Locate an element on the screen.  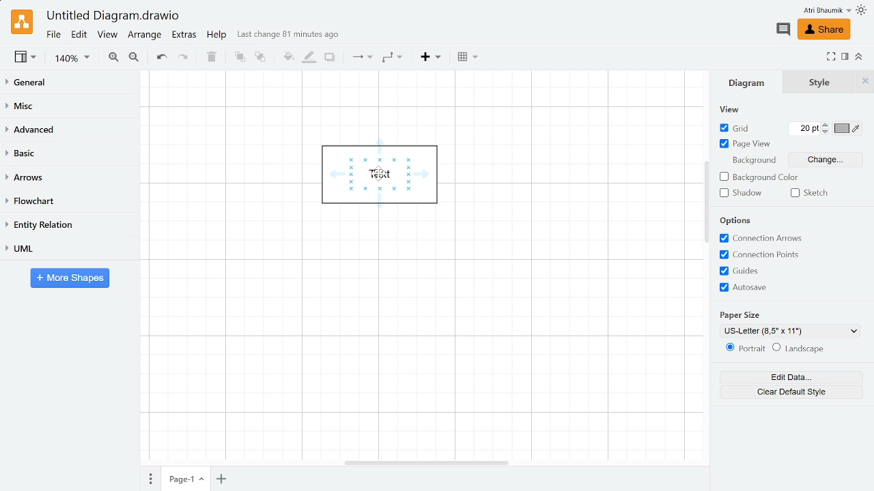
Connection points is located at coordinates (767, 255).